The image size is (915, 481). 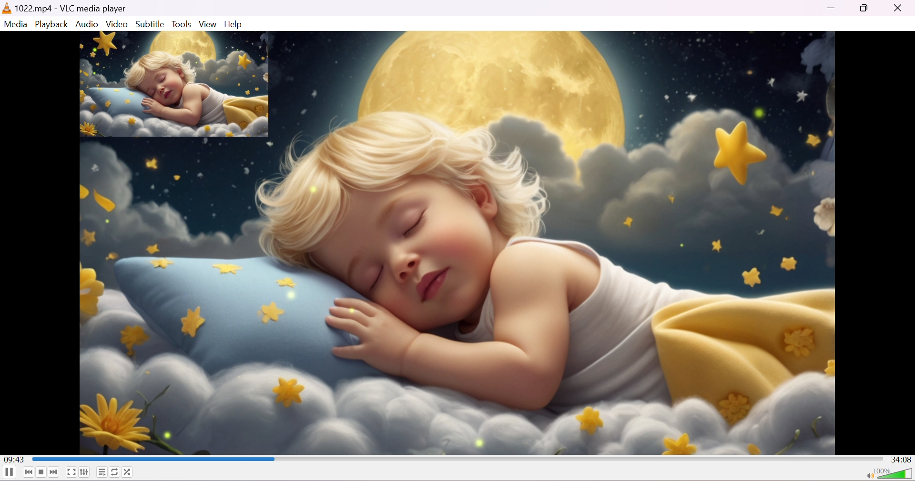 What do you see at coordinates (54, 472) in the screenshot?
I see `Next media in the playlist, skip forward when held` at bounding box center [54, 472].